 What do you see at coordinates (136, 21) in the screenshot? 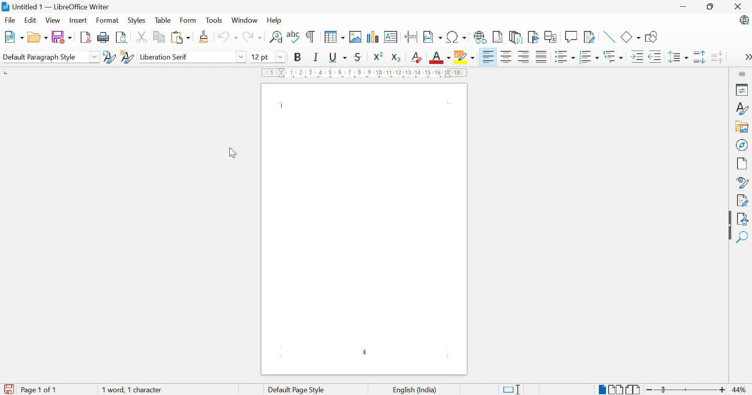
I see `Styles` at bounding box center [136, 21].